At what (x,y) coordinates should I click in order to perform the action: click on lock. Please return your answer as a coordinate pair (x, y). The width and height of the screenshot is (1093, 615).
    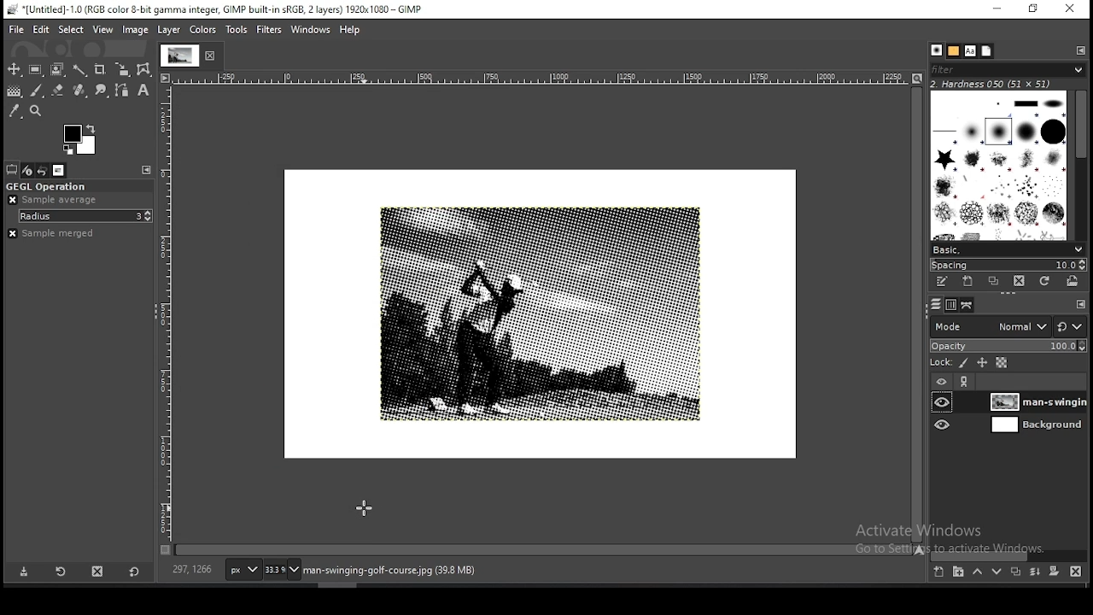
    Looking at the image, I should click on (942, 362).